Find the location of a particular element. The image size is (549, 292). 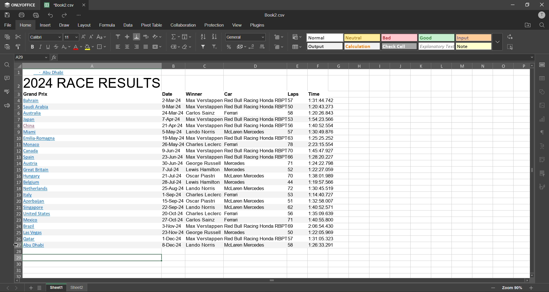

check cell is located at coordinates (399, 46).